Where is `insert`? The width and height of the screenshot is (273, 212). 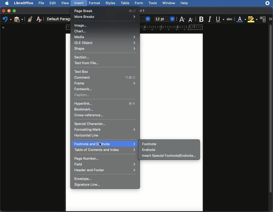
insert is located at coordinates (79, 3).